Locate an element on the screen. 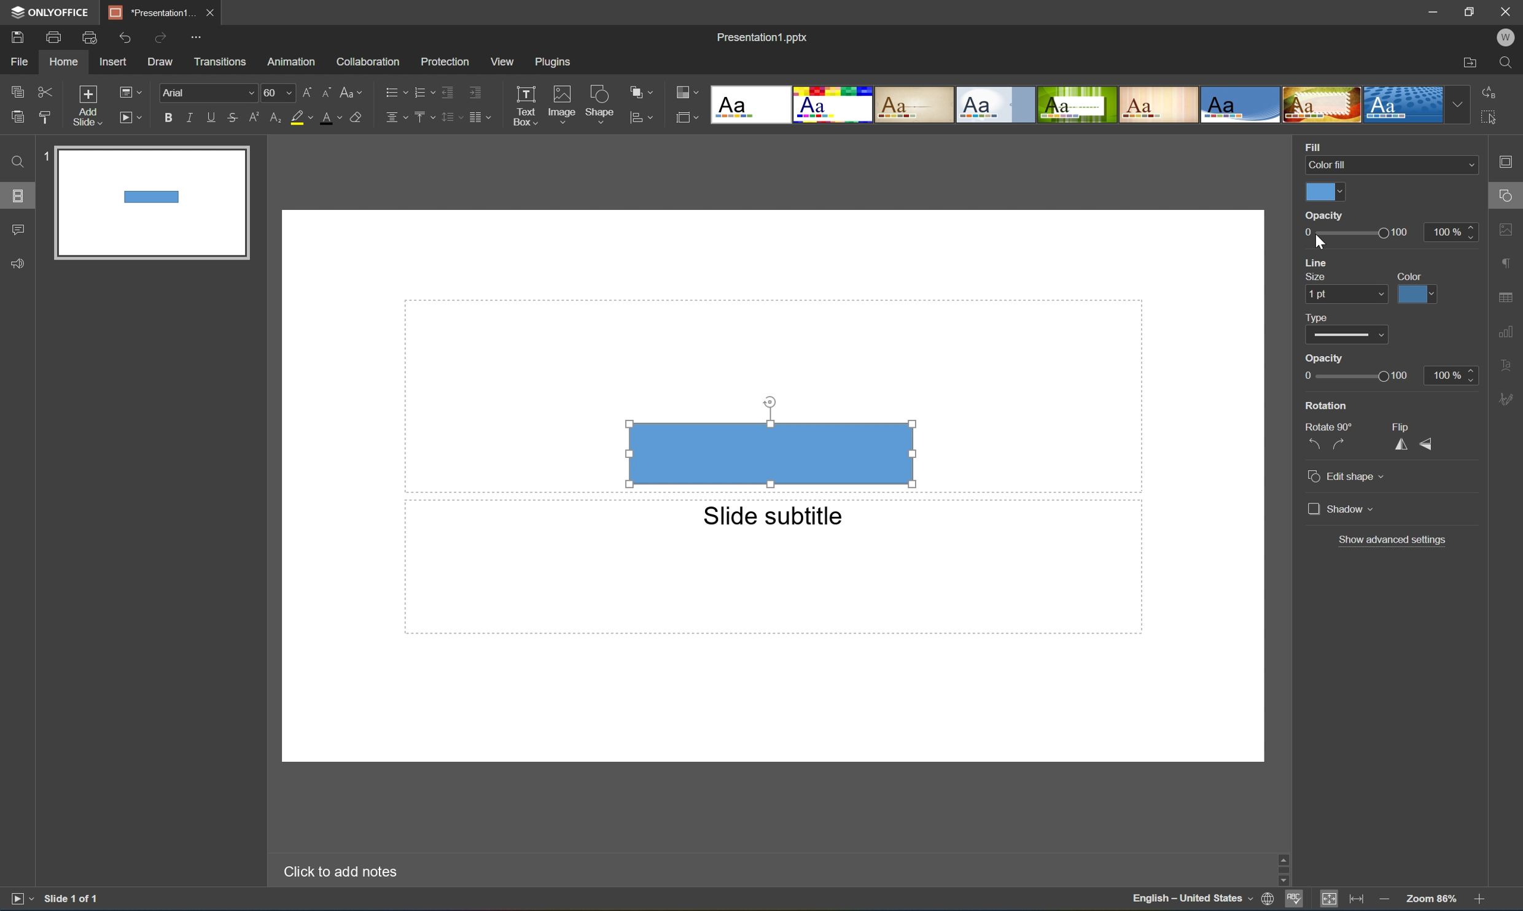 The height and width of the screenshot is (911, 1523). slide subtitle is located at coordinates (771, 517).